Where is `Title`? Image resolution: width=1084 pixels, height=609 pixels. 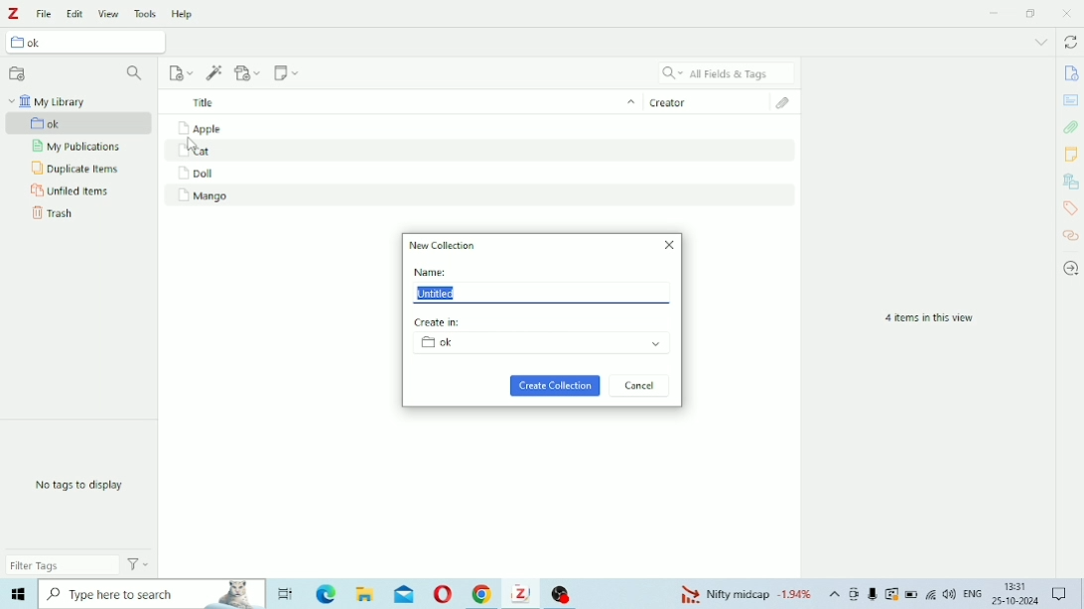
Title is located at coordinates (400, 101).